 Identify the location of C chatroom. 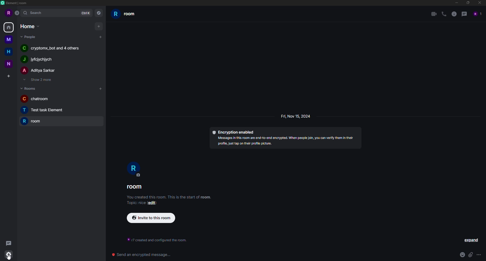
(42, 99).